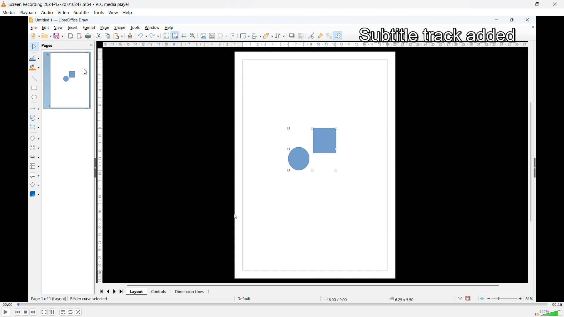 The image size is (564, 317). What do you see at coordinates (32, 28) in the screenshot?
I see `file` at bounding box center [32, 28].